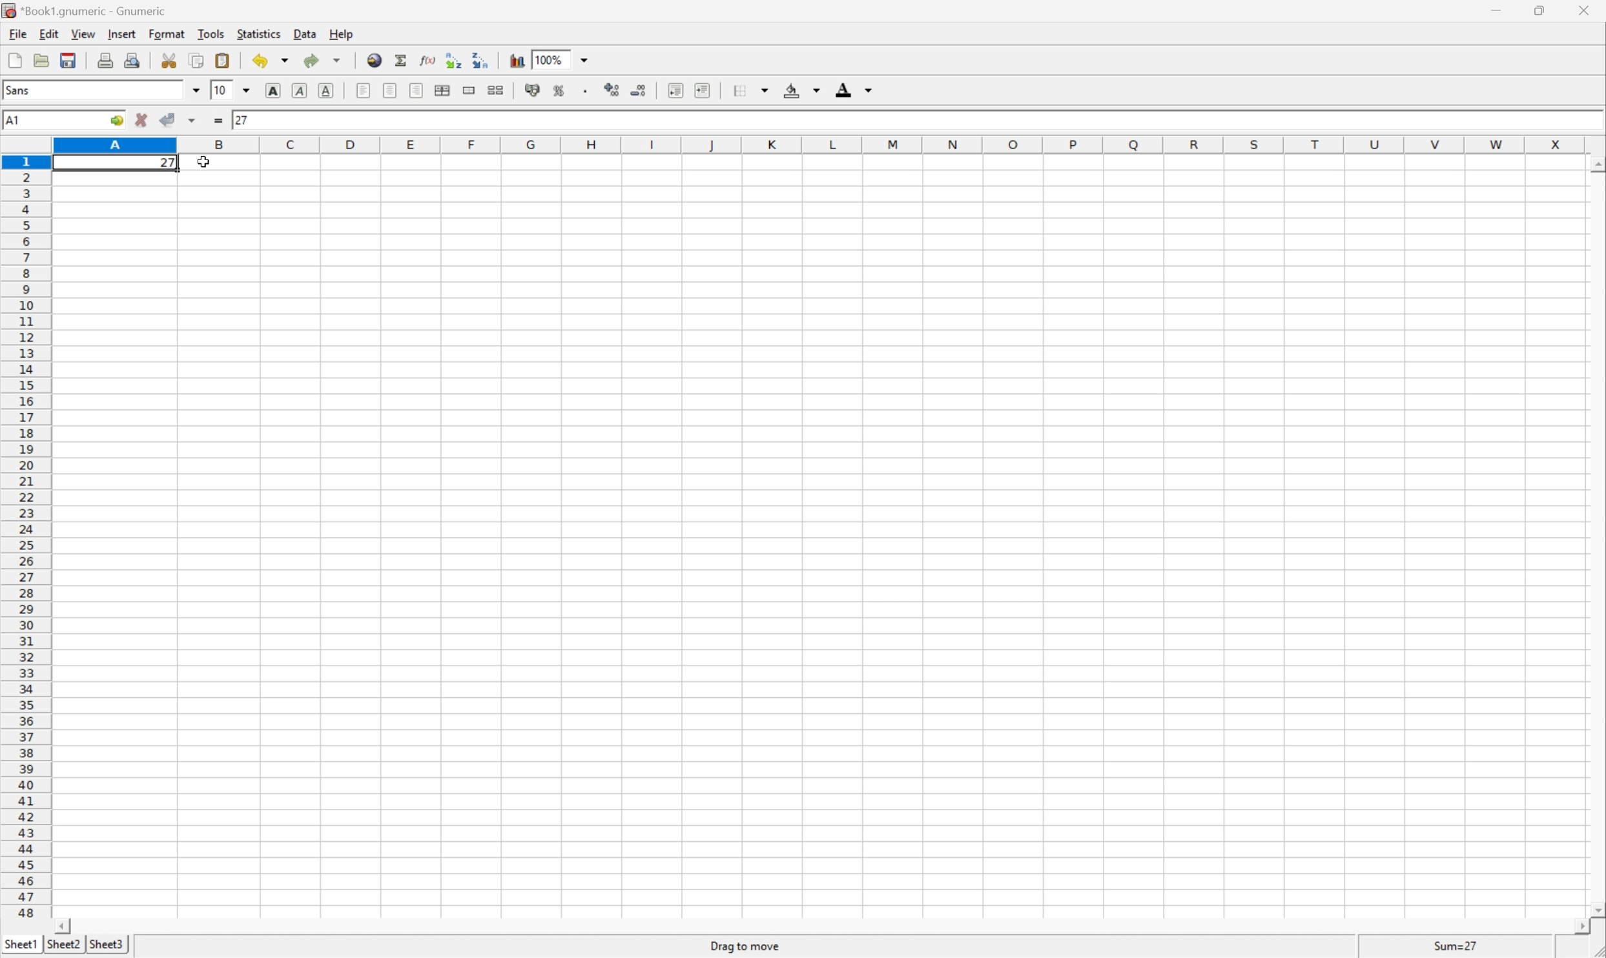 The image size is (1606, 958). What do you see at coordinates (121, 34) in the screenshot?
I see `Insert` at bounding box center [121, 34].